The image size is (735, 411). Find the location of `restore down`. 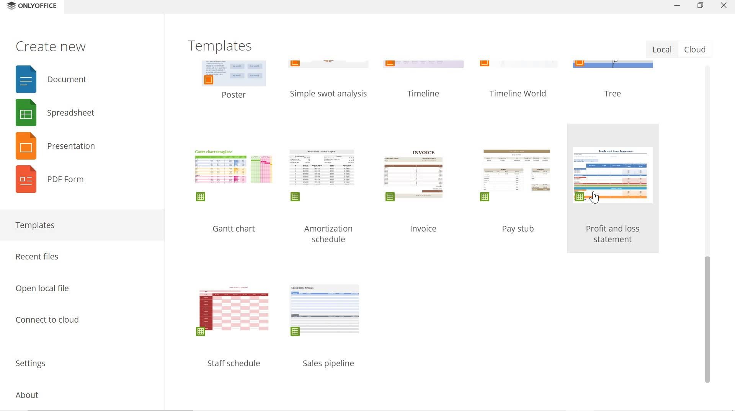

restore down is located at coordinates (701, 6).